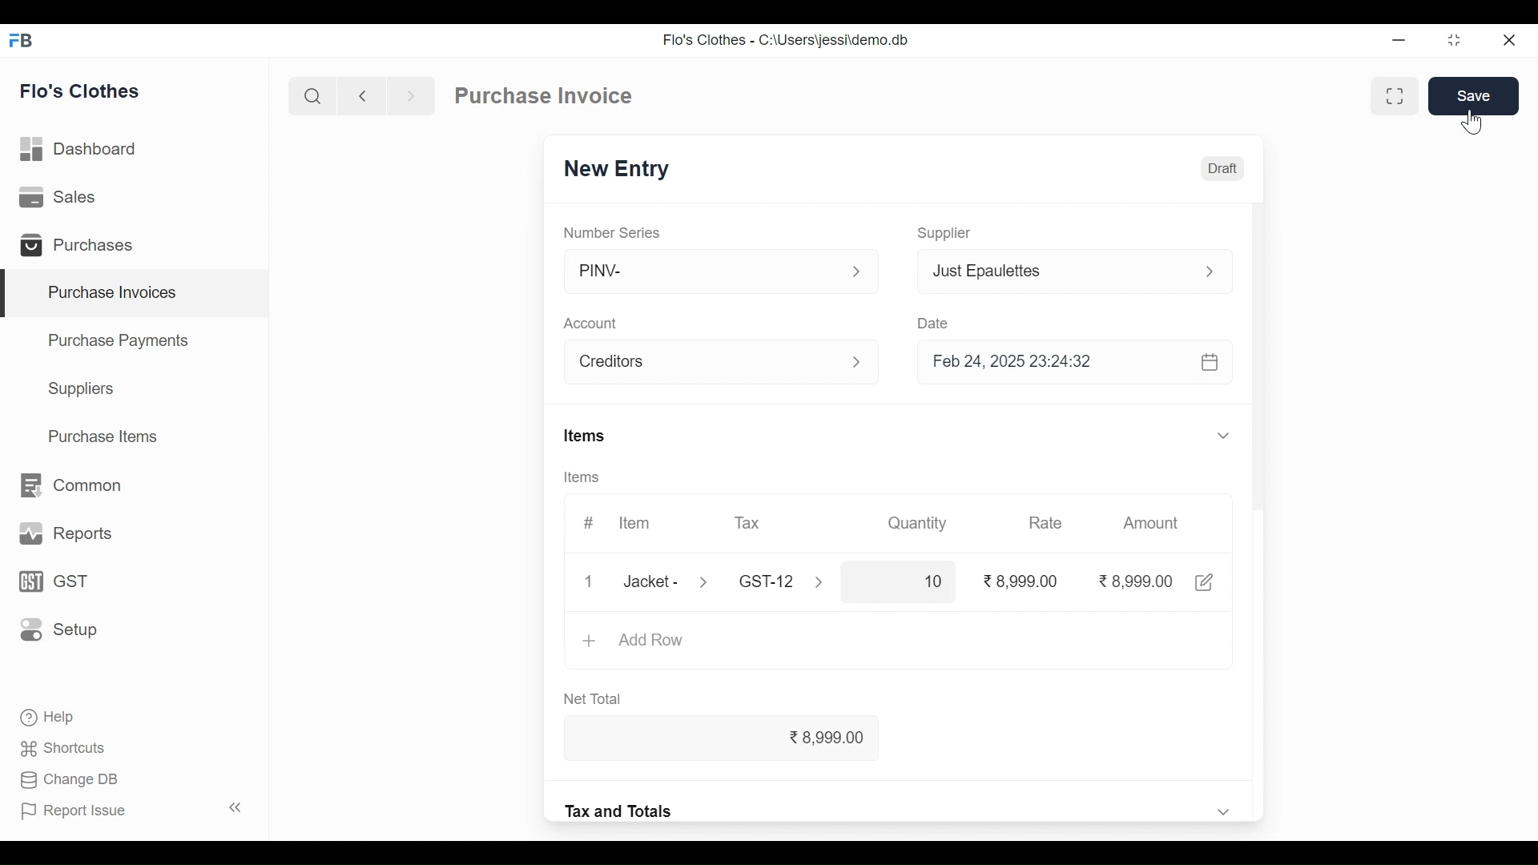 The height and width of the screenshot is (865, 1538). What do you see at coordinates (901, 580) in the screenshot?
I see `10` at bounding box center [901, 580].